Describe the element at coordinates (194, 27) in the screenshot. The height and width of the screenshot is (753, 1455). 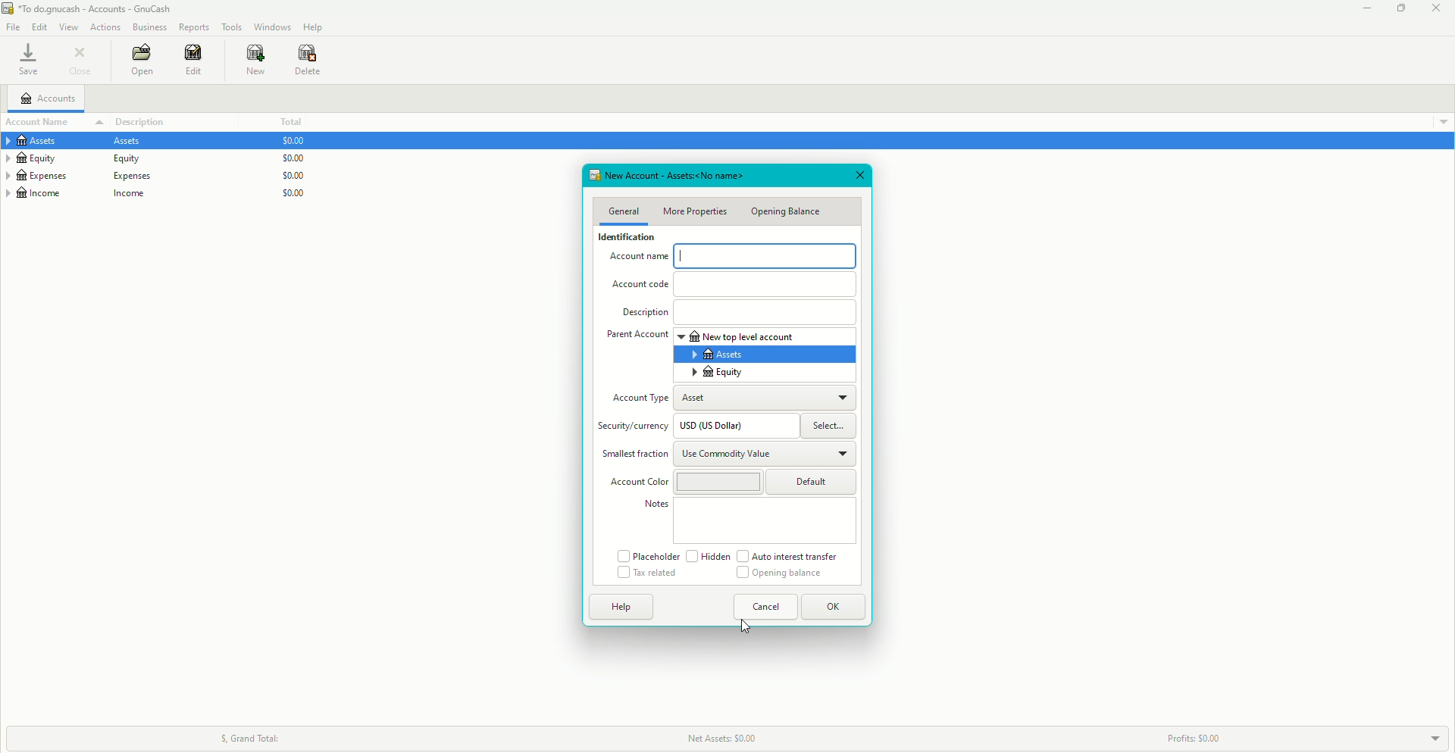
I see `Reports` at that location.